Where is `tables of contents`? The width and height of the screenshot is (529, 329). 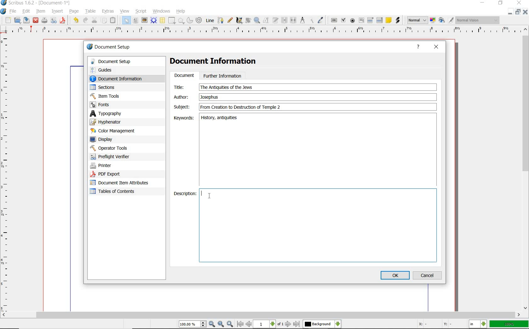
tables of contents is located at coordinates (117, 192).